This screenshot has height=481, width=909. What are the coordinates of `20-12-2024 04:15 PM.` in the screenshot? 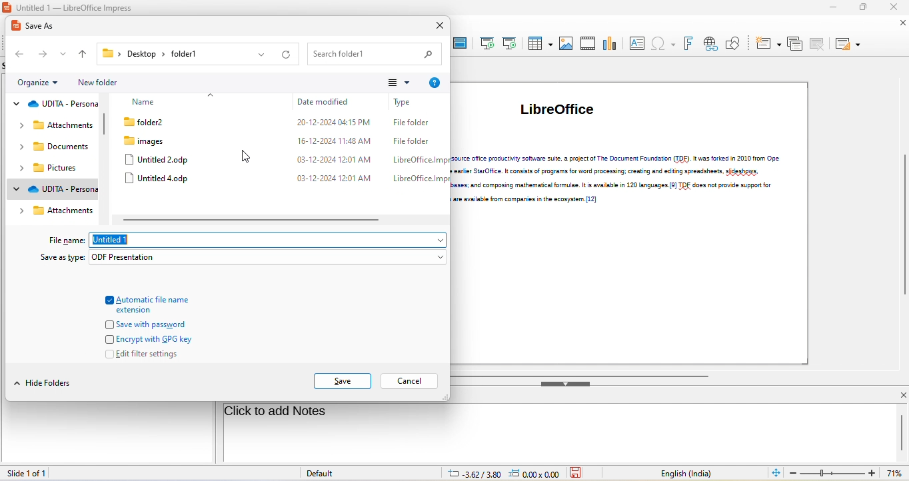 It's located at (325, 123).